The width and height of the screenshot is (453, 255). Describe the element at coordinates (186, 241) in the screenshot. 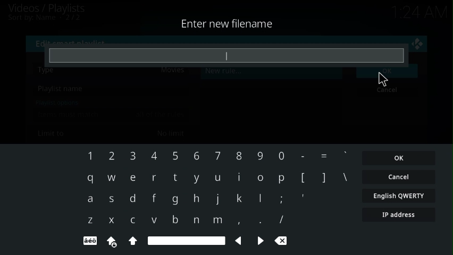

I see `space` at that location.